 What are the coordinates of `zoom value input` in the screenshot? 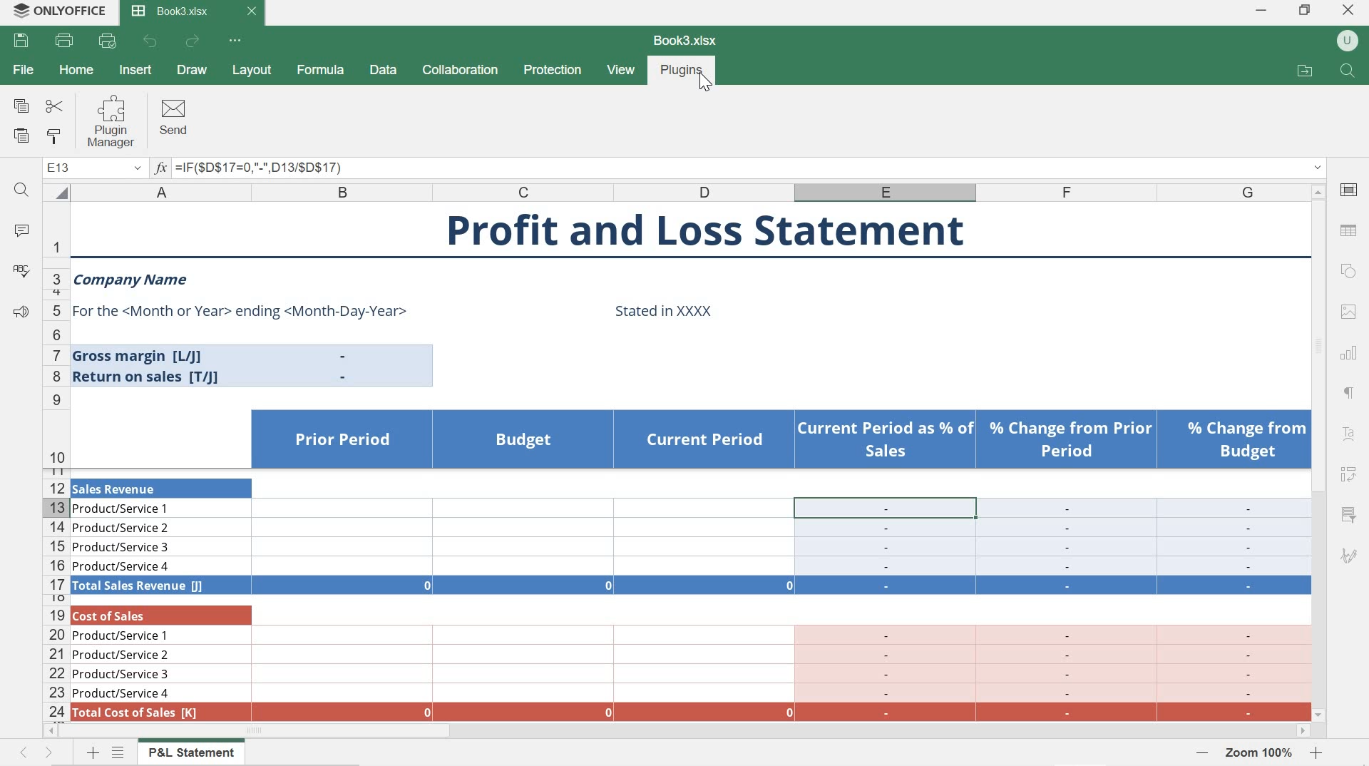 It's located at (1261, 753).